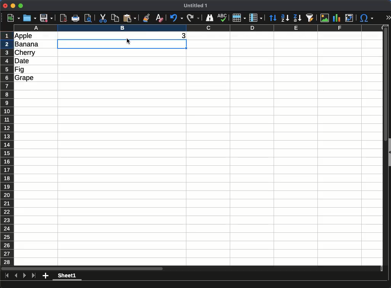 Image resolution: width=391 pixels, height=288 pixels. What do you see at coordinates (7, 276) in the screenshot?
I see `first sheet` at bounding box center [7, 276].